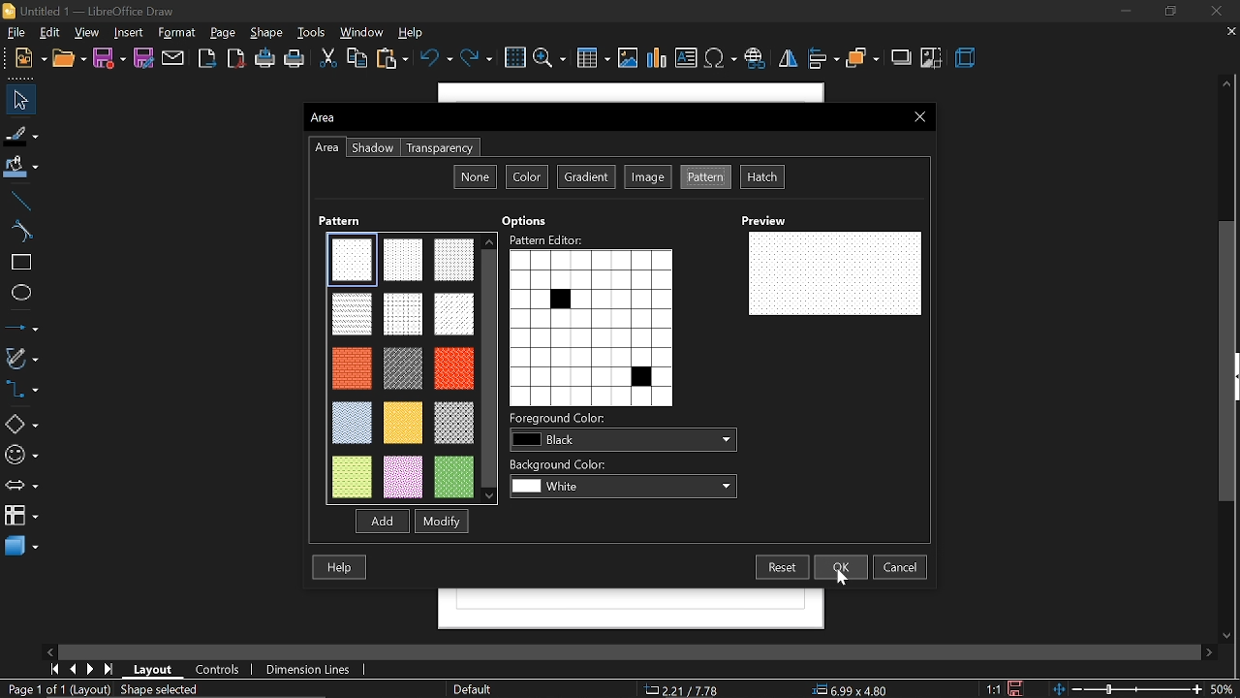  I want to click on zoom, so click(549, 58).